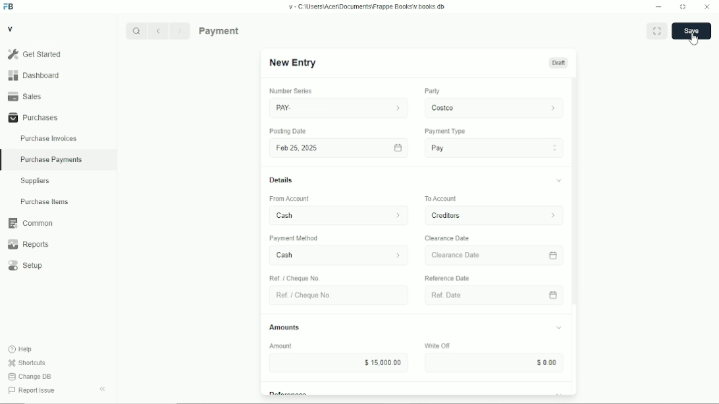 This screenshot has height=404, width=719. What do you see at coordinates (32, 390) in the screenshot?
I see `Report Issue` at bounding box center [32, 390].